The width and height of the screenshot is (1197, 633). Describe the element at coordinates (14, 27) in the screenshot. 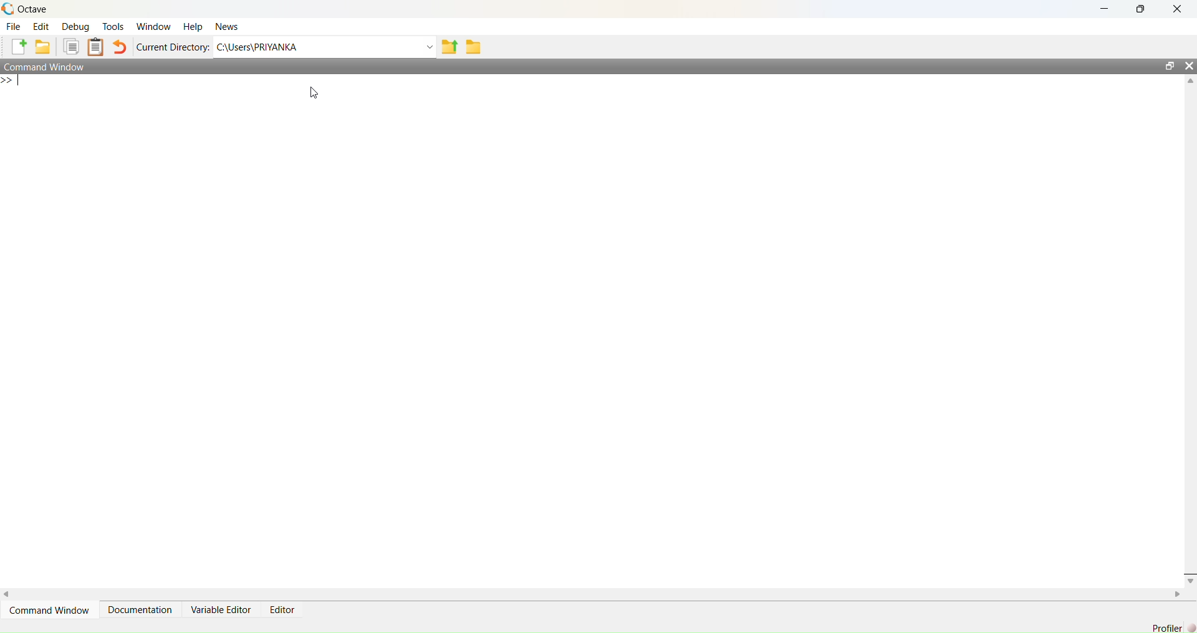

I see `File` at that location.